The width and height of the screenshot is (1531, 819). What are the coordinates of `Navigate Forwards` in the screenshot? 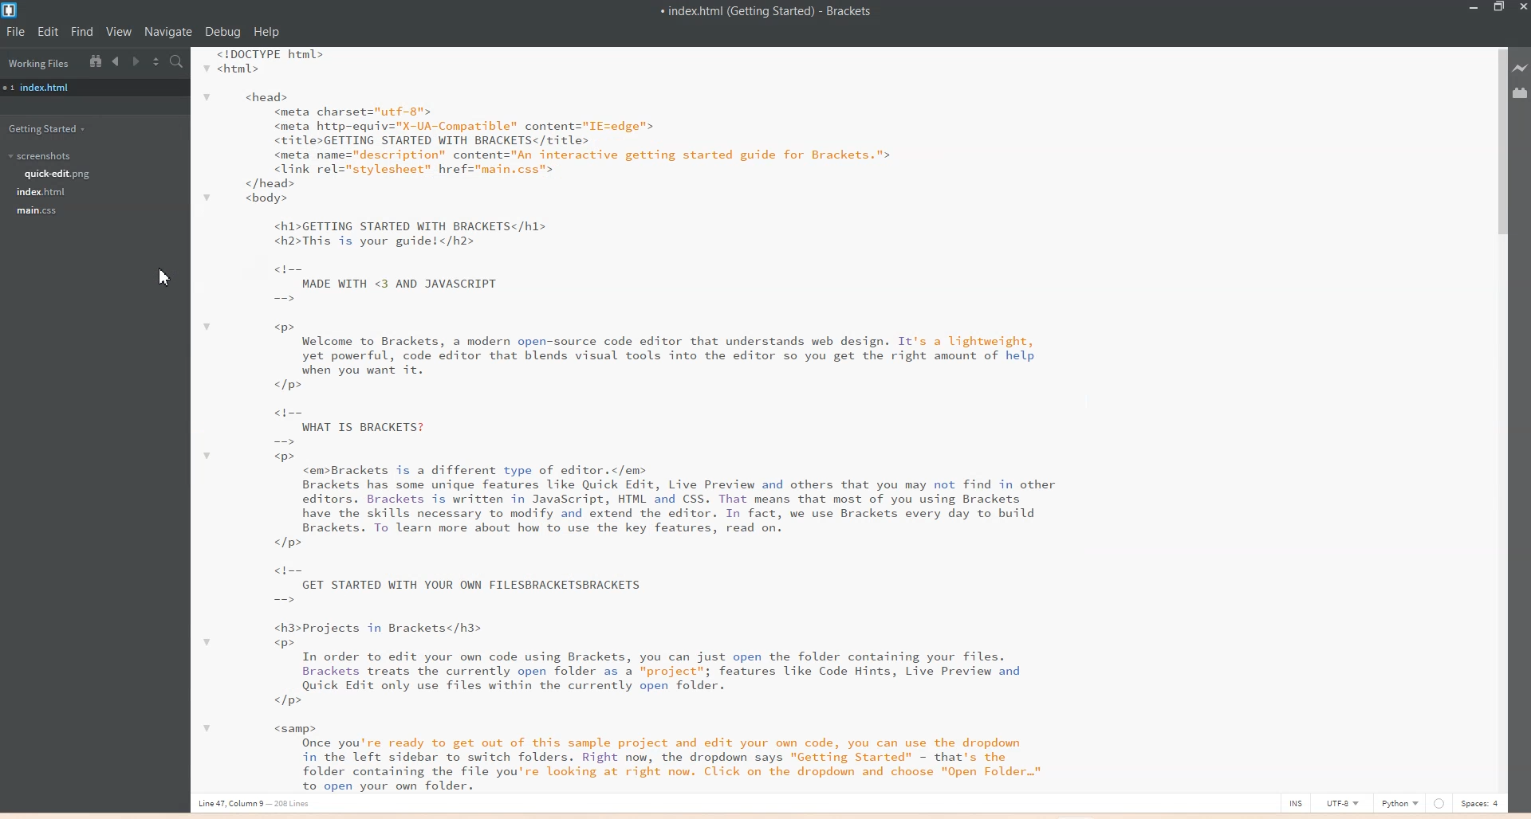 It's located at (137, 61).